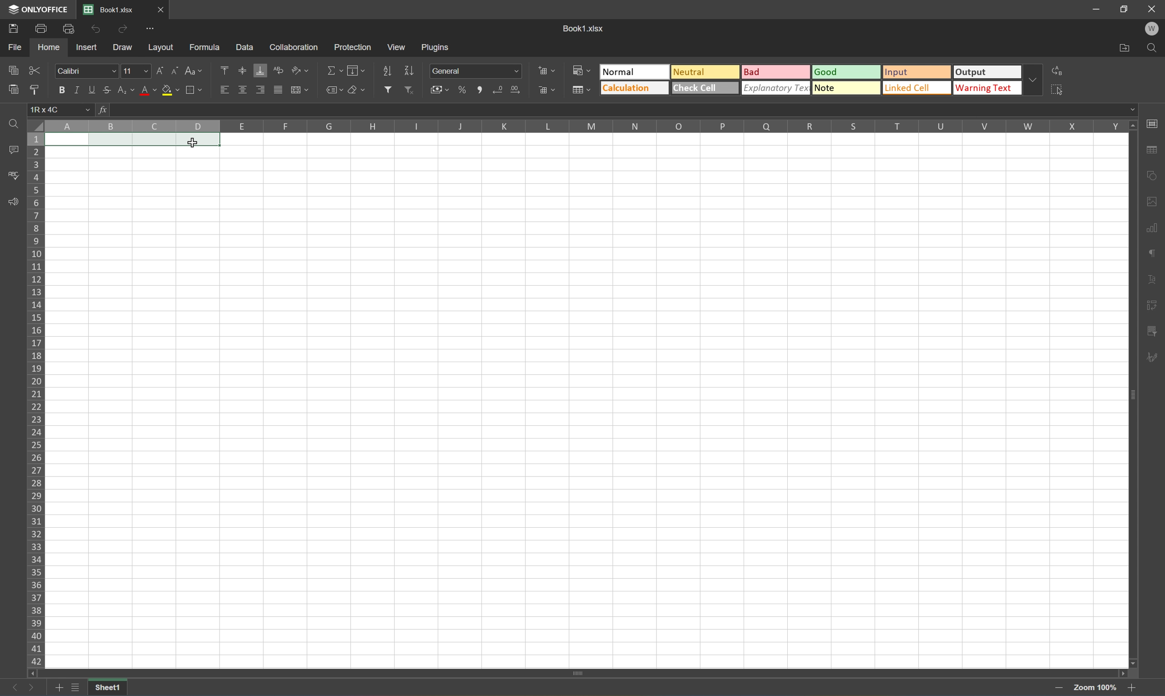 The height and width of the screenshot is (696, 1165). What do you see at coordinates (635, 72) in the screenshot?
I see `Normal` at bounding box center [635, 72].